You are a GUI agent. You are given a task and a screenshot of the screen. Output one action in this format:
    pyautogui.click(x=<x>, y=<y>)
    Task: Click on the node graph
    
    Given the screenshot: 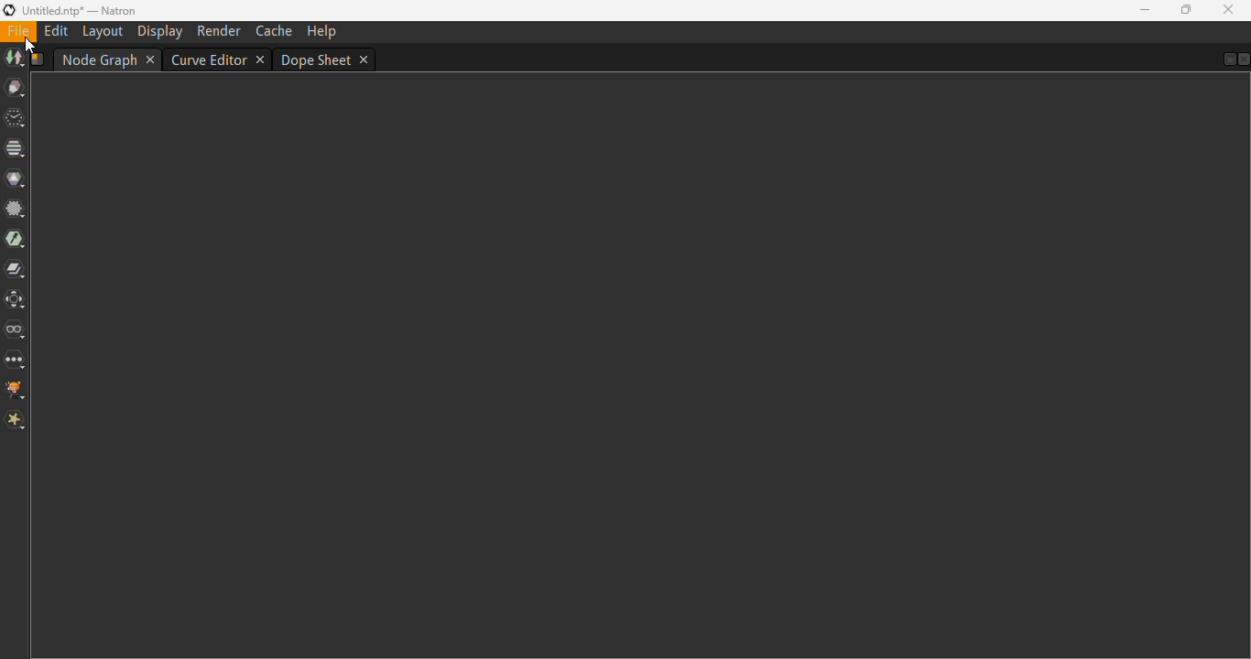 What is the action you would take?
    pyautogui.click(x=99, y=59)
    